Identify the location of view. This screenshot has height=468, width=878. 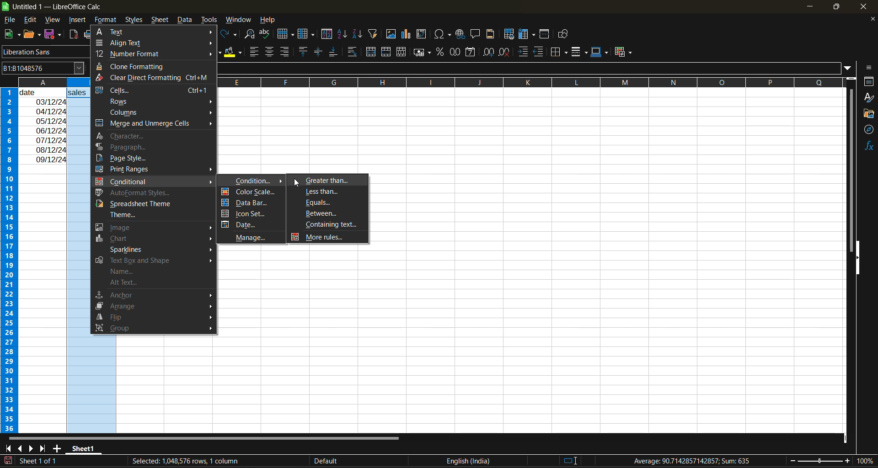
(54, 18).